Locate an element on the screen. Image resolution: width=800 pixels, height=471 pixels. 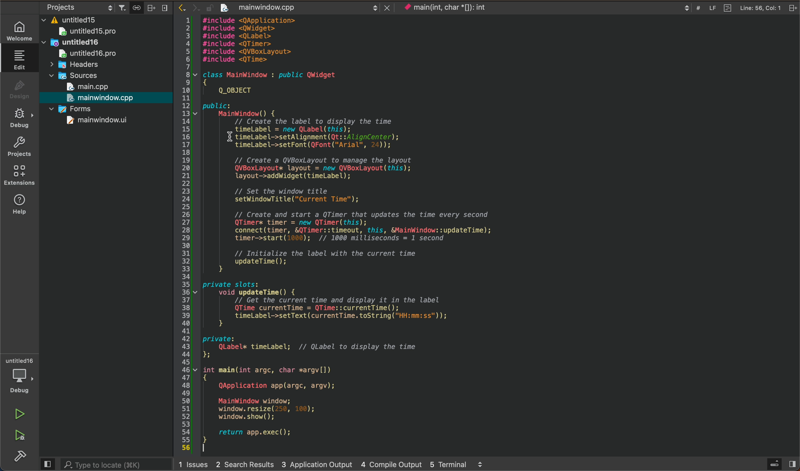
Projects settings is located at coordinates (74, 7).